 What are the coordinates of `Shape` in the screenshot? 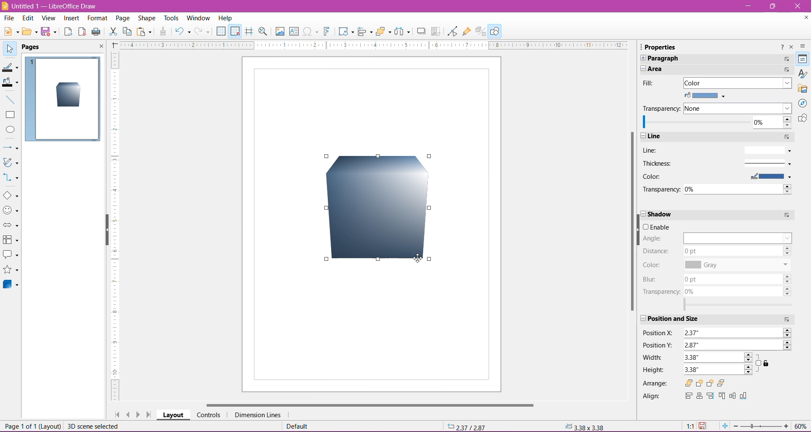 It's located at (147, 19).